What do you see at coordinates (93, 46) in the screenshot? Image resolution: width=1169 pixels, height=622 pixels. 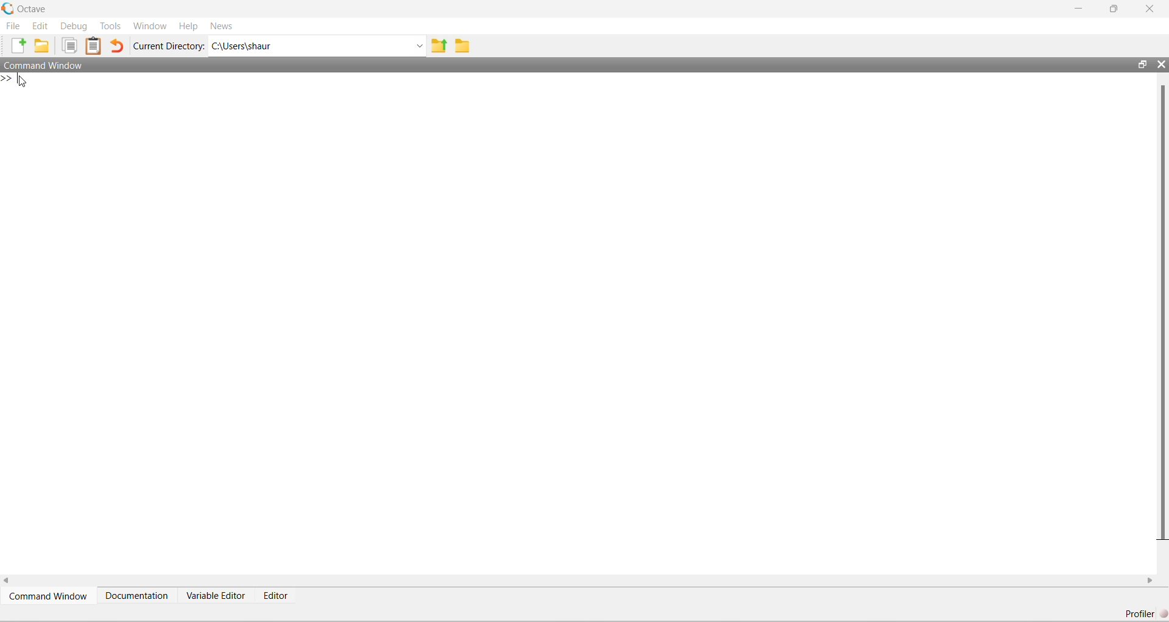 I see `Paste` at bounding box center [93, 46].